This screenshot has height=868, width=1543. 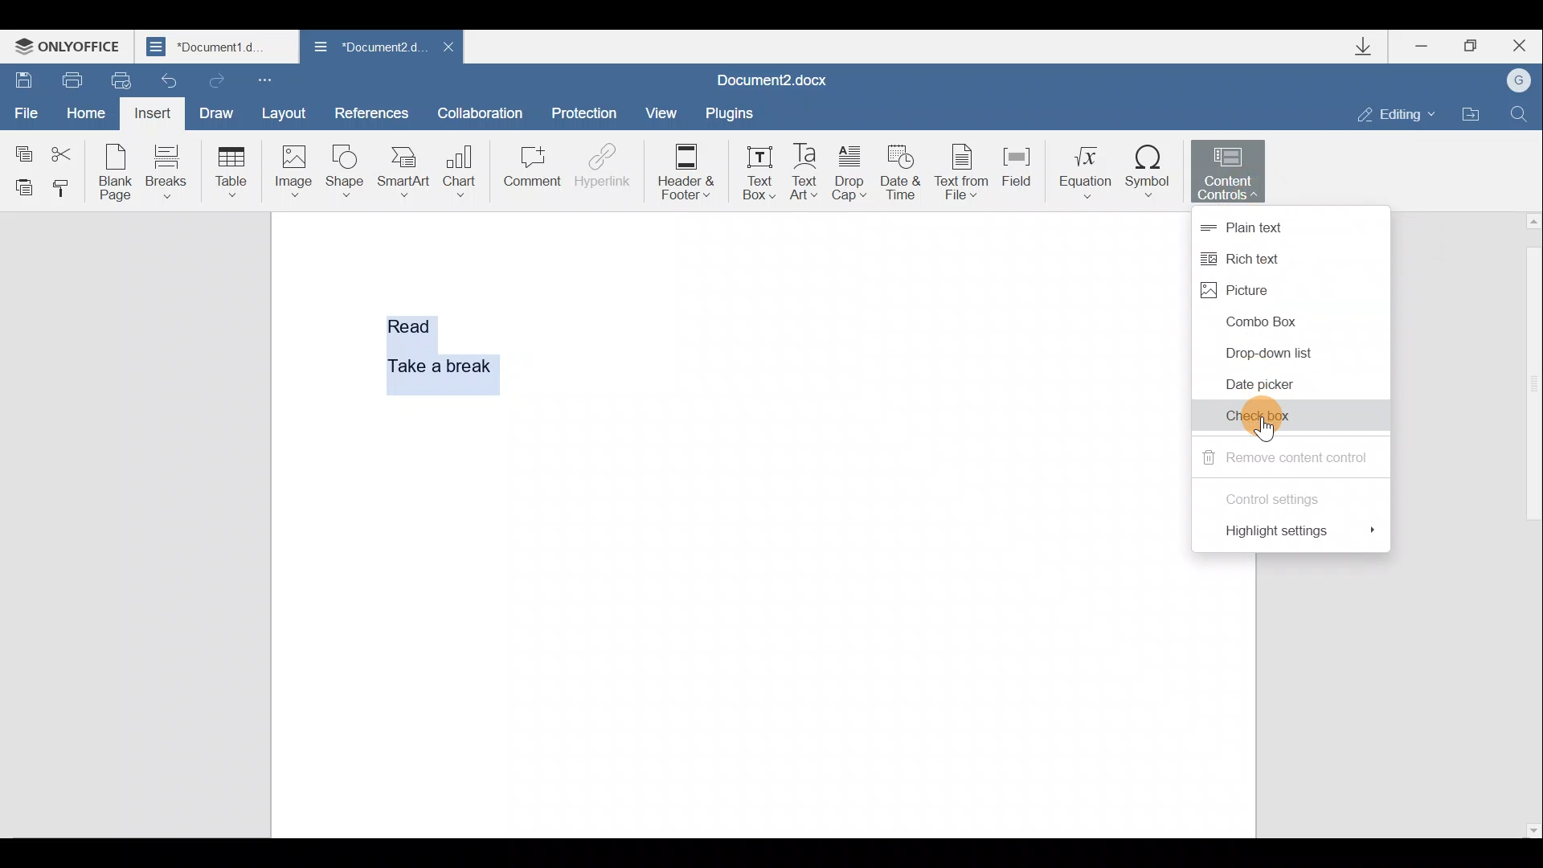 What do you see at coordinates (167, 170) in the screenshot?
I see `Breaks` at bounding box center [167, 170].